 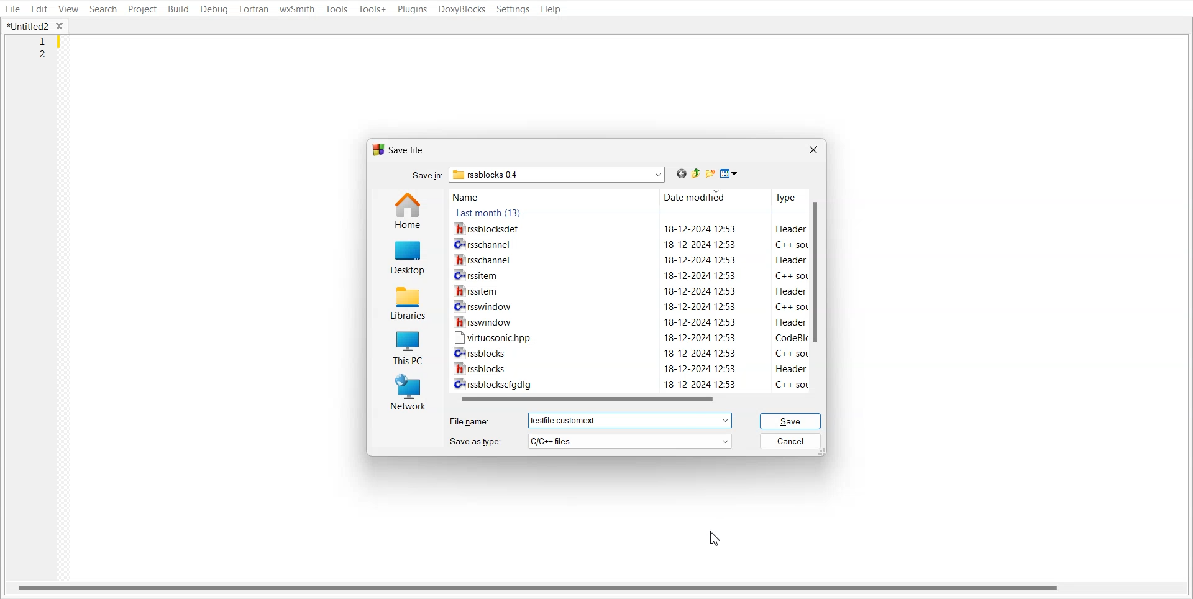 What do you see at coordinates (631, 245) in the screenshot?
I see `C= rsschannel 18-12-2024 12:53 C++ sot` at bounding box center [631, 245].